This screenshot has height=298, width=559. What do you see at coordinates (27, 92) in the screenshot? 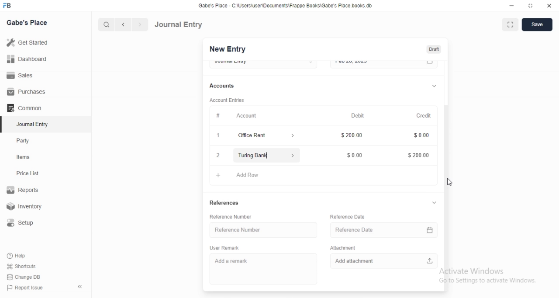
I see `Purchases` at bounding box center [27, 92].